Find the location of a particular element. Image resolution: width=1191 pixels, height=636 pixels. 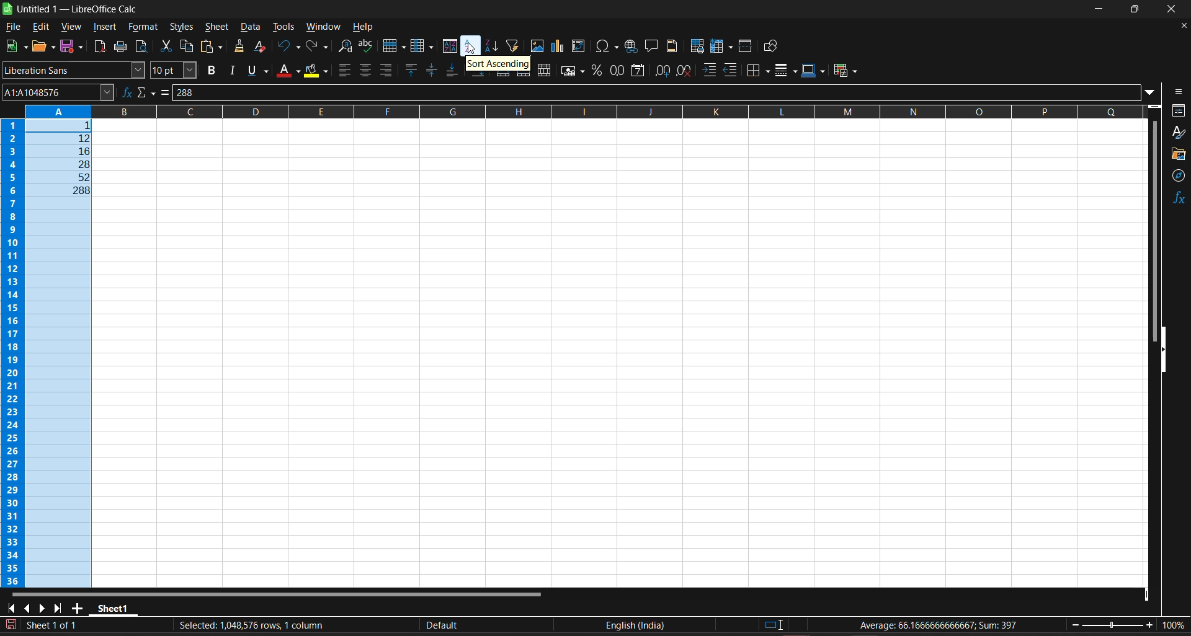

insert comment is located at coordinates (651, 46).